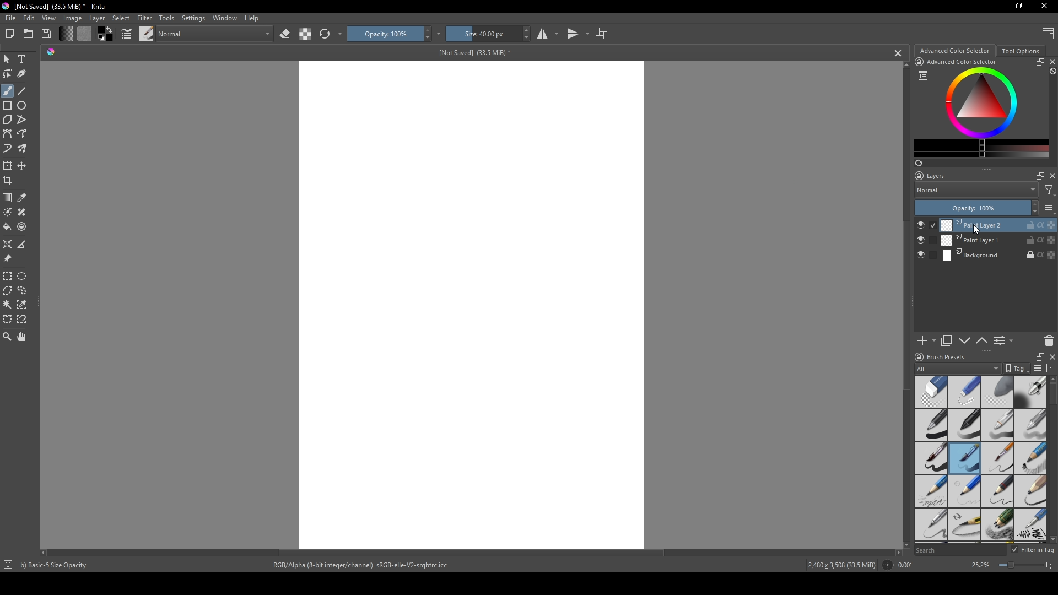  What do you see at coordinates (962, 62) in the screenshot?
I see `Advanced Color Selector` at bounding box center [962, 62].